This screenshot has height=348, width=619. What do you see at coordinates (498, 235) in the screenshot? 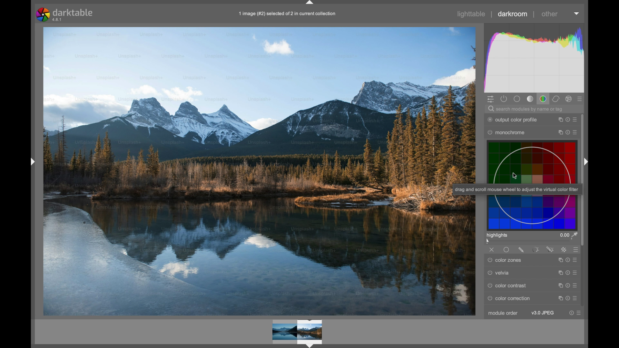
I see `highlights` at bounding box center [498, 235].